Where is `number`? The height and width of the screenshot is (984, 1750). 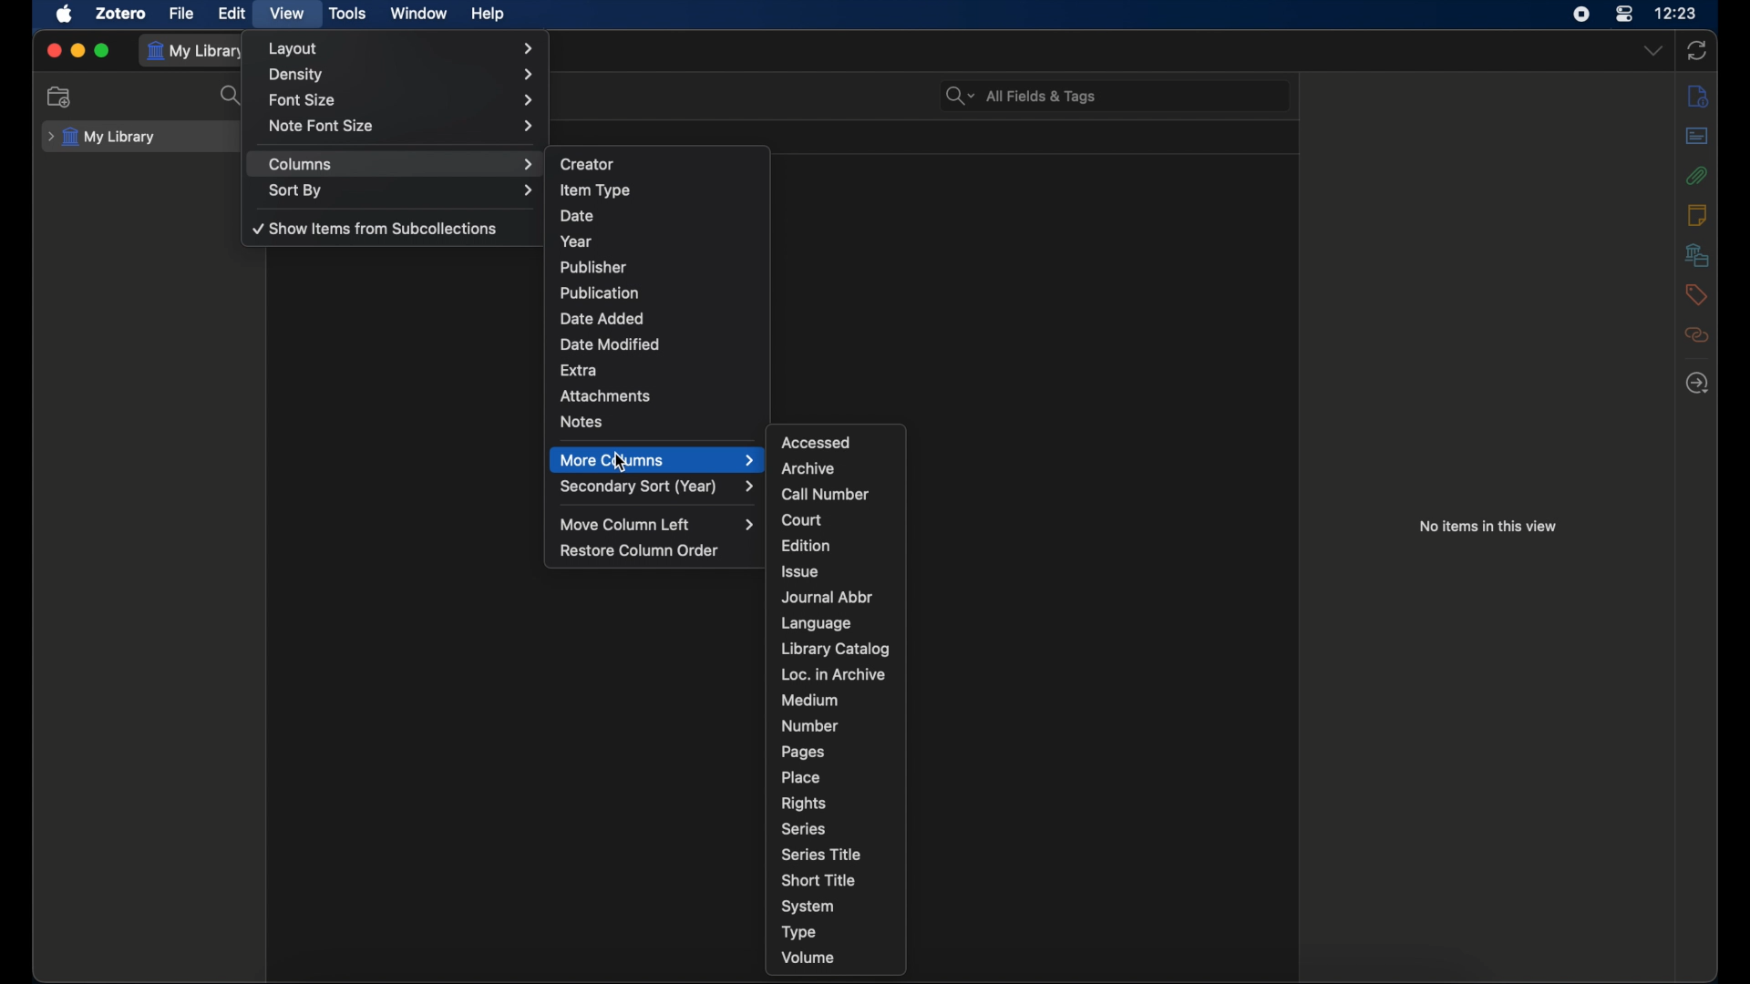 number is located at coordinates (810, 725).